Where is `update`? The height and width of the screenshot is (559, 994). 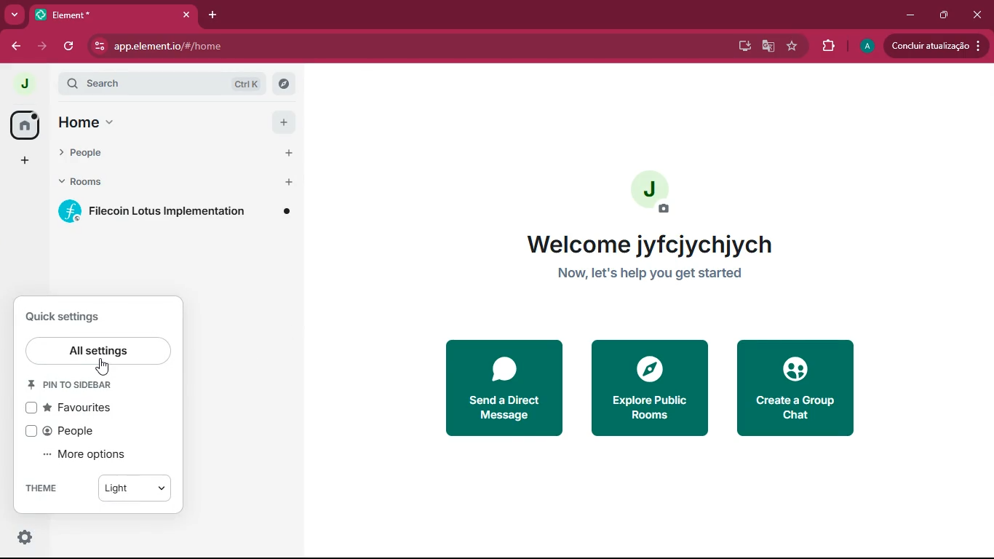 update is located at coordinates (936, 44).